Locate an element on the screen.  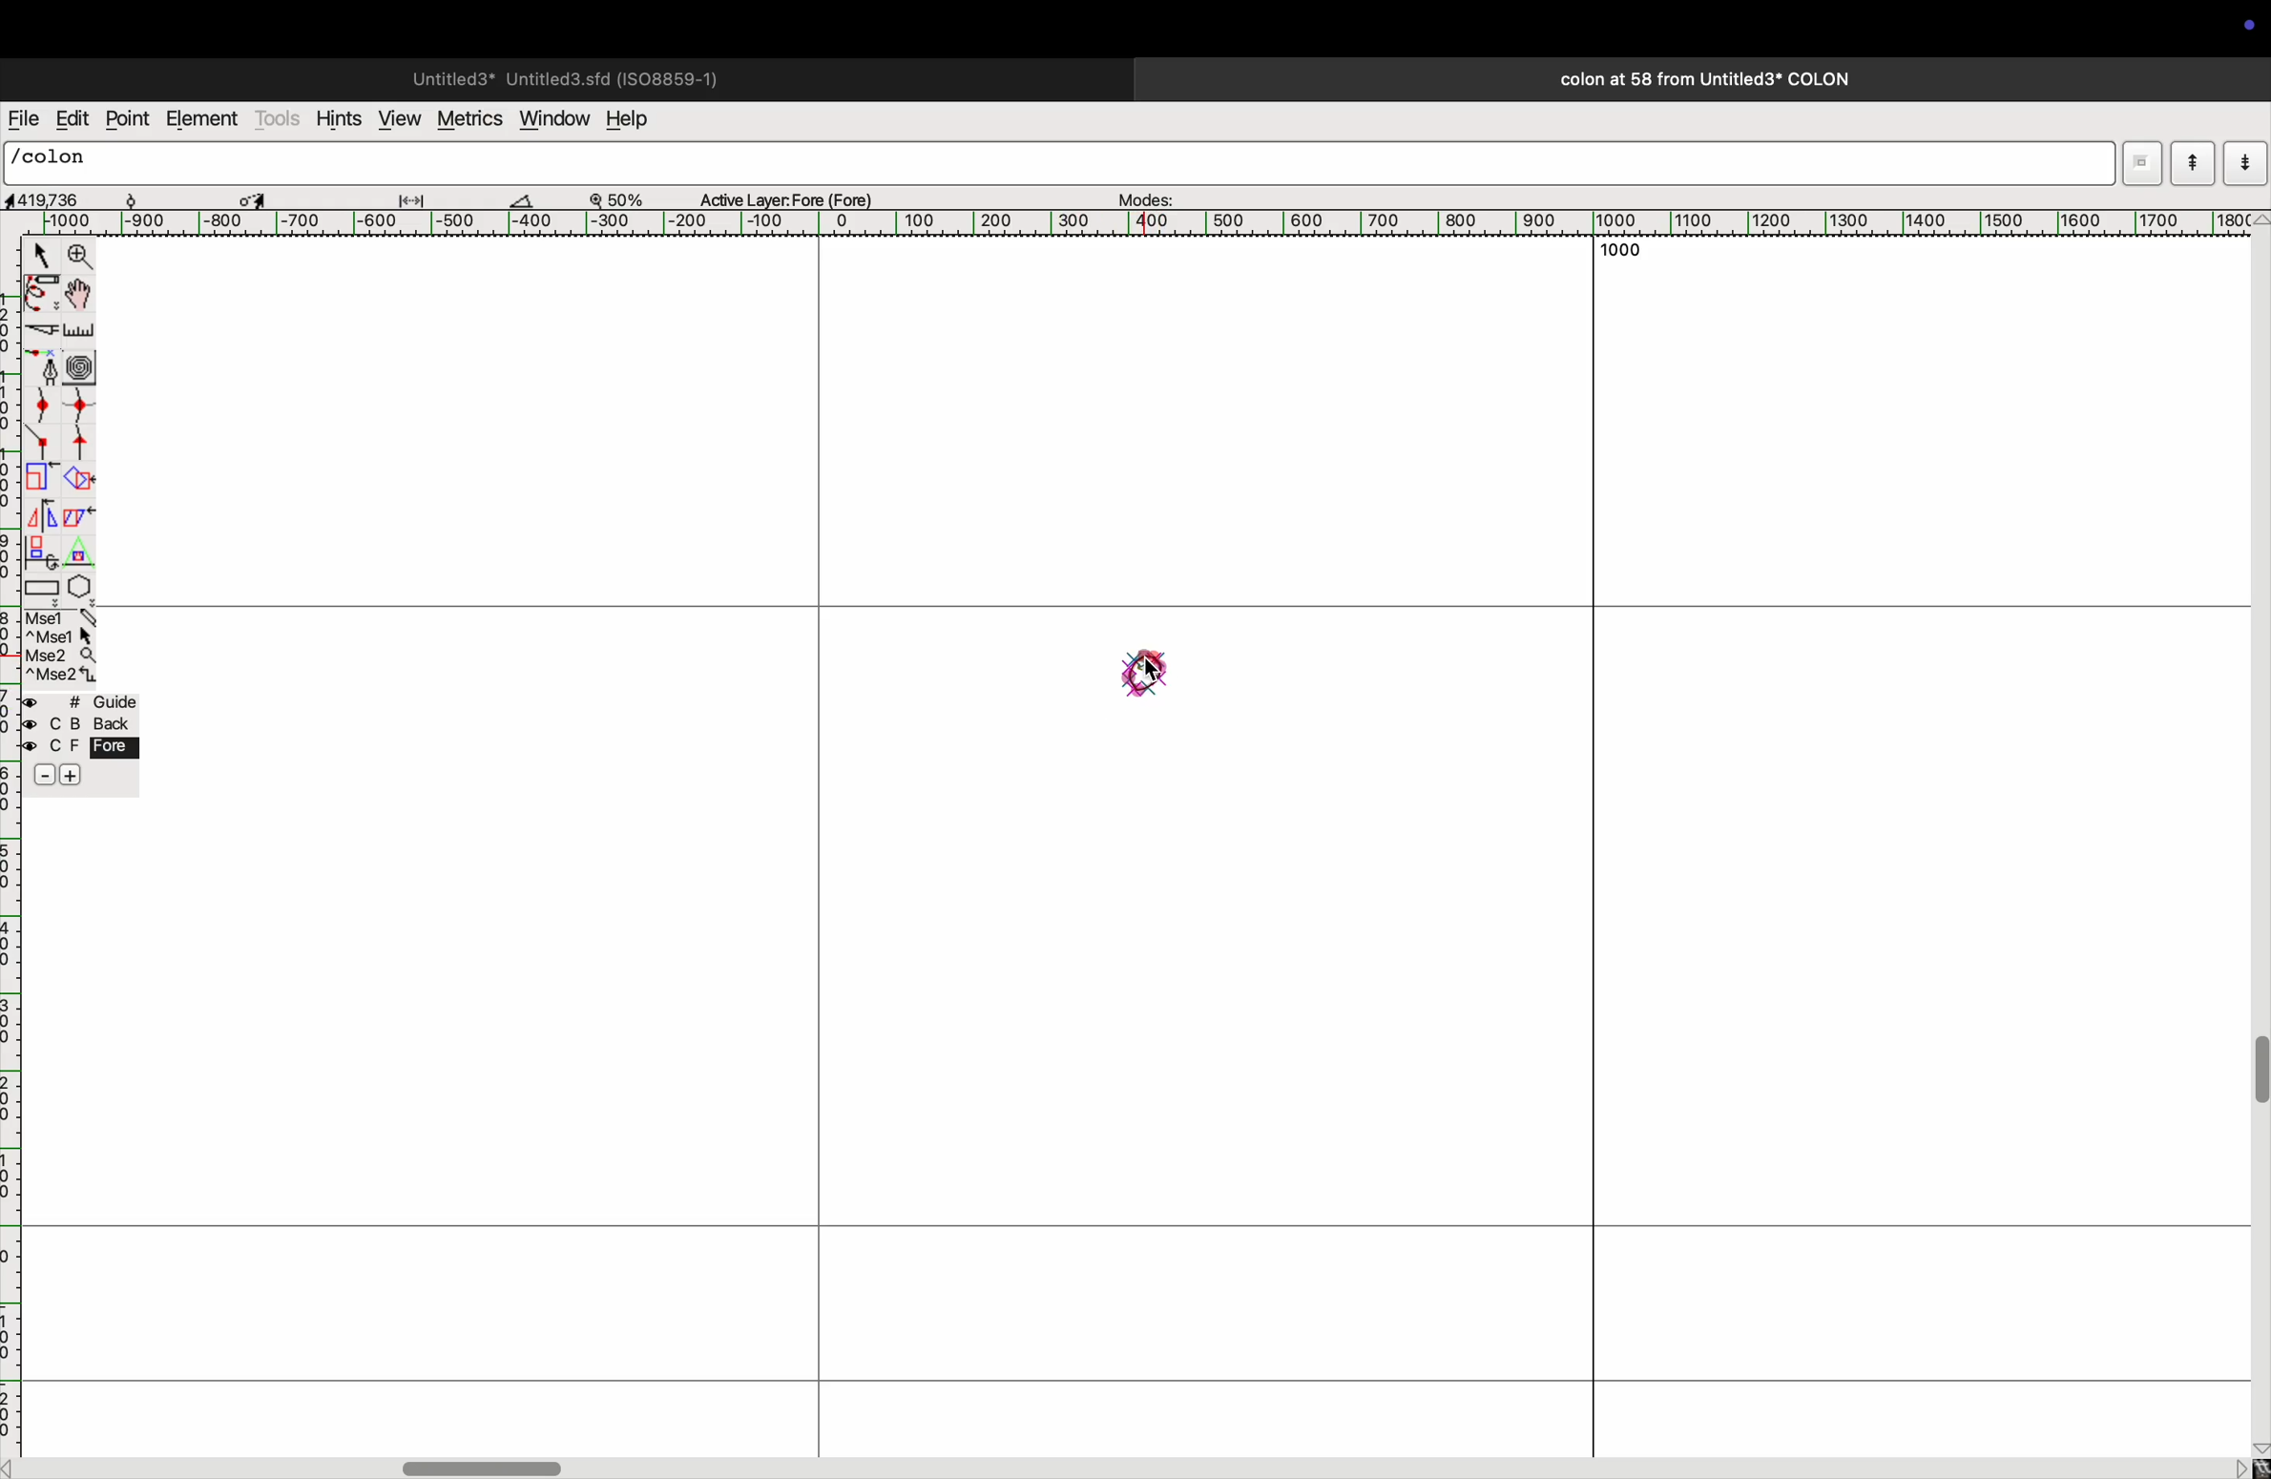
mode up is located at coordinates (2191, 163).